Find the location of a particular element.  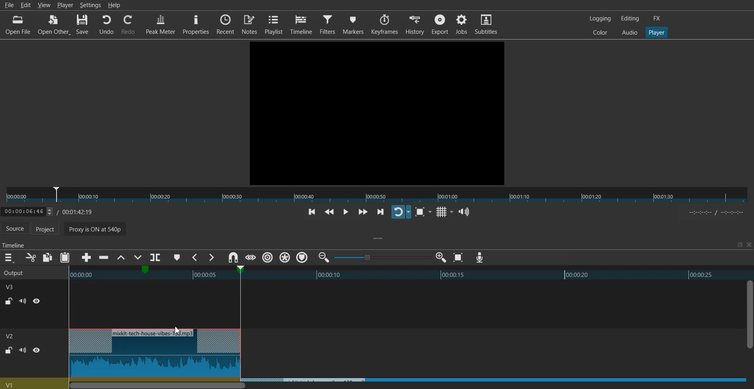

FX is located at coordinates (657, 18).